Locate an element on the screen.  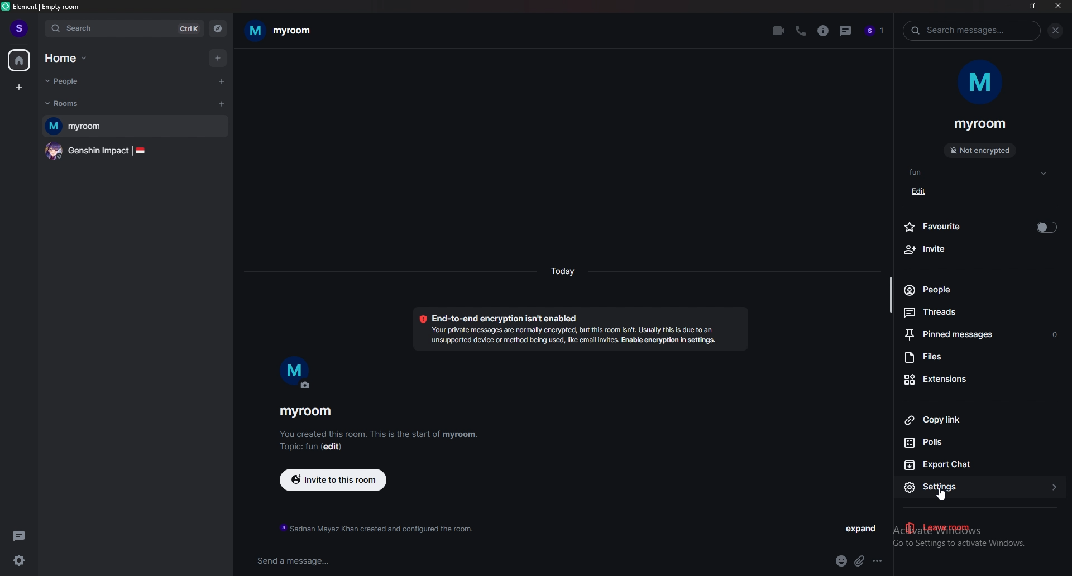
files is located at coordinates (983, 358).